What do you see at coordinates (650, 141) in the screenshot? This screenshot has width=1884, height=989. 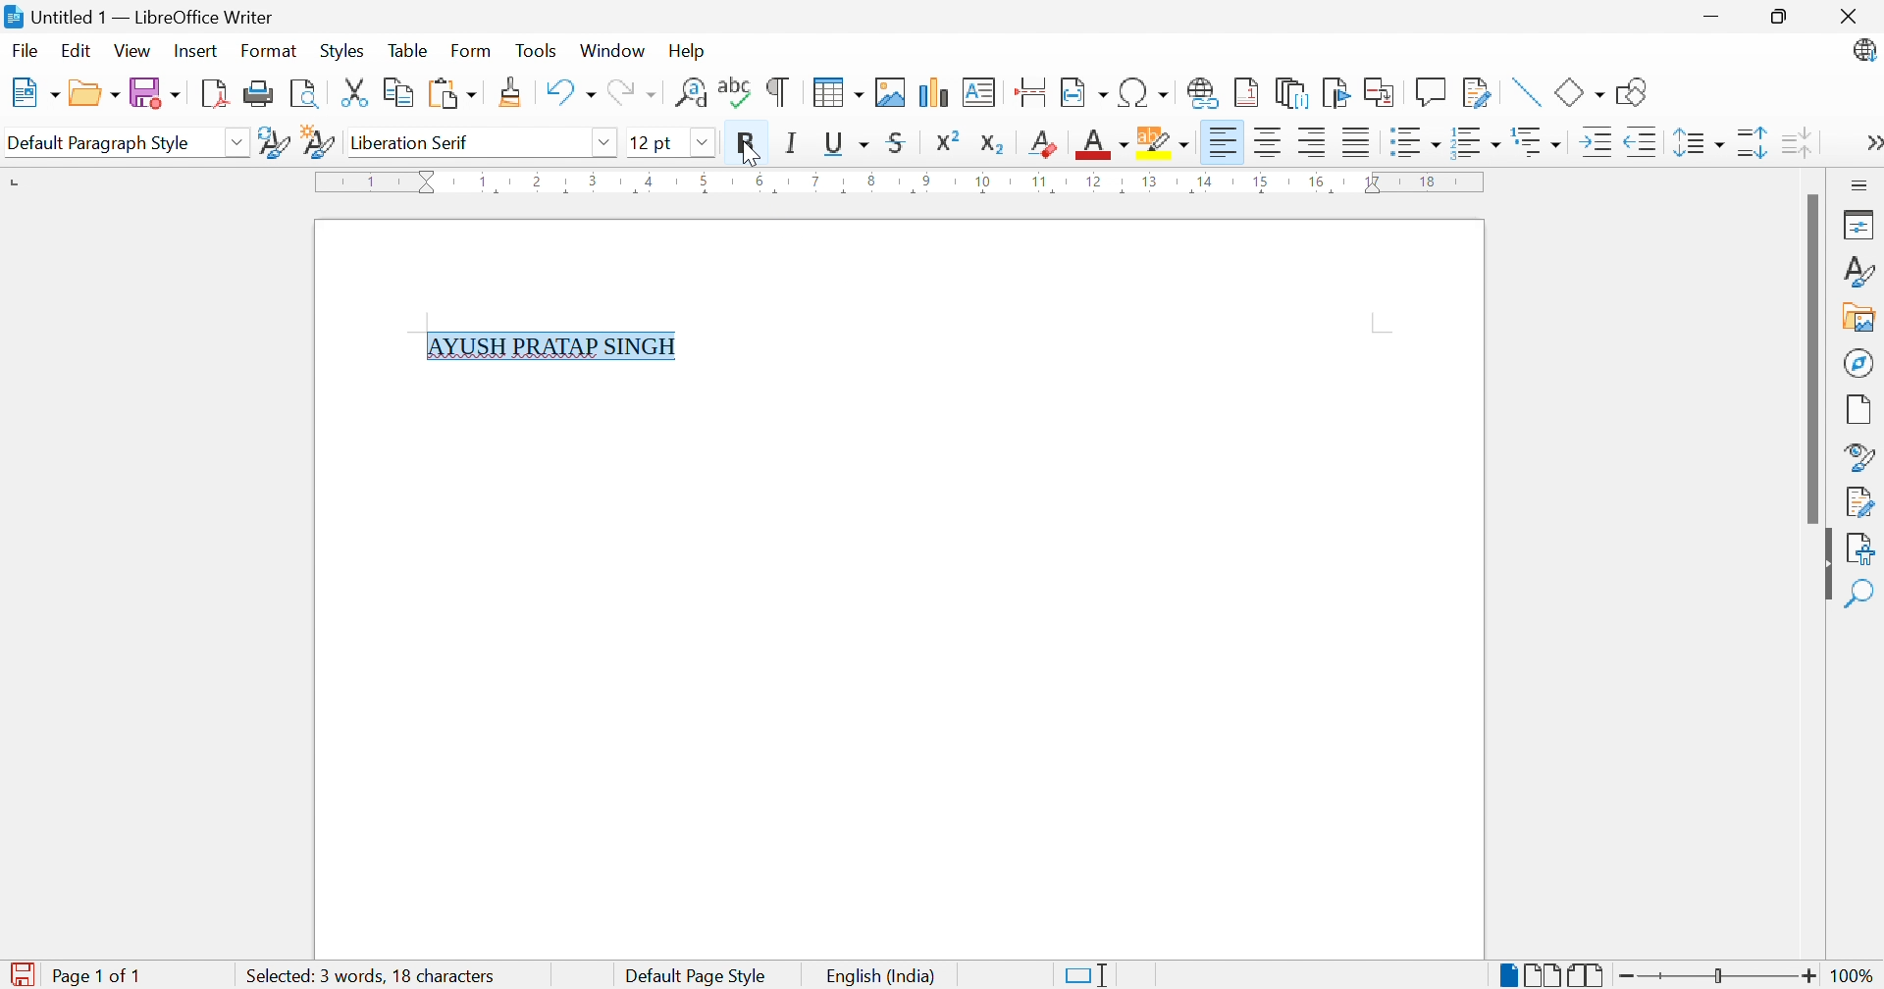 I see `12 pt` at bounding box center [650, 141].